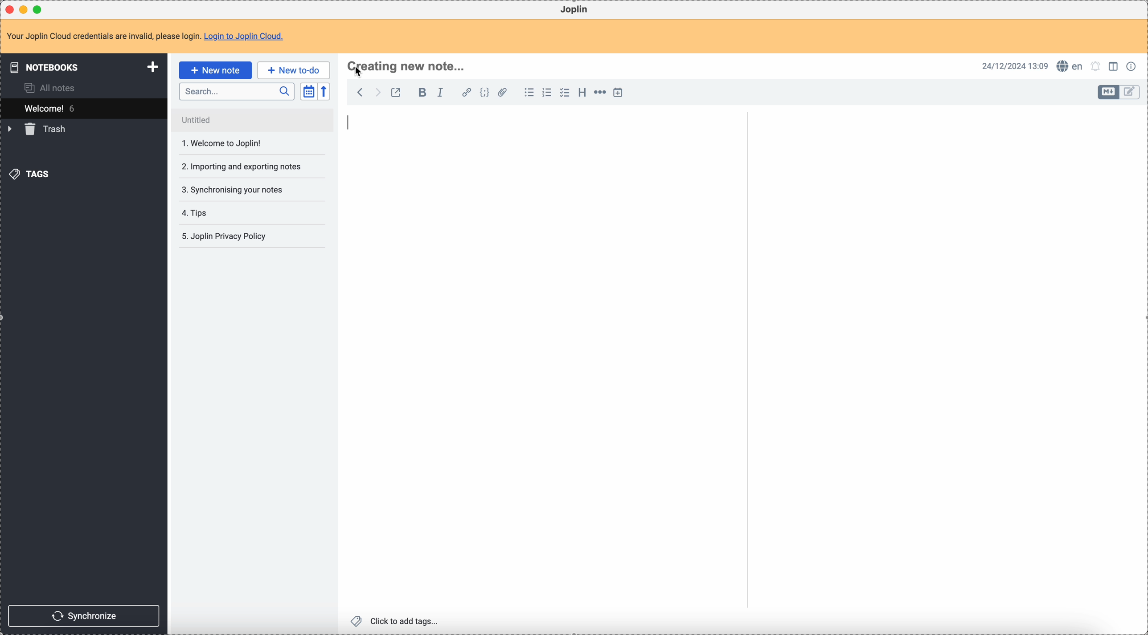 The height and width of the screenshot is (635, 1148). Describe the element at coordinates (40, 9) in the screenshot. I see `maximize` at that location.